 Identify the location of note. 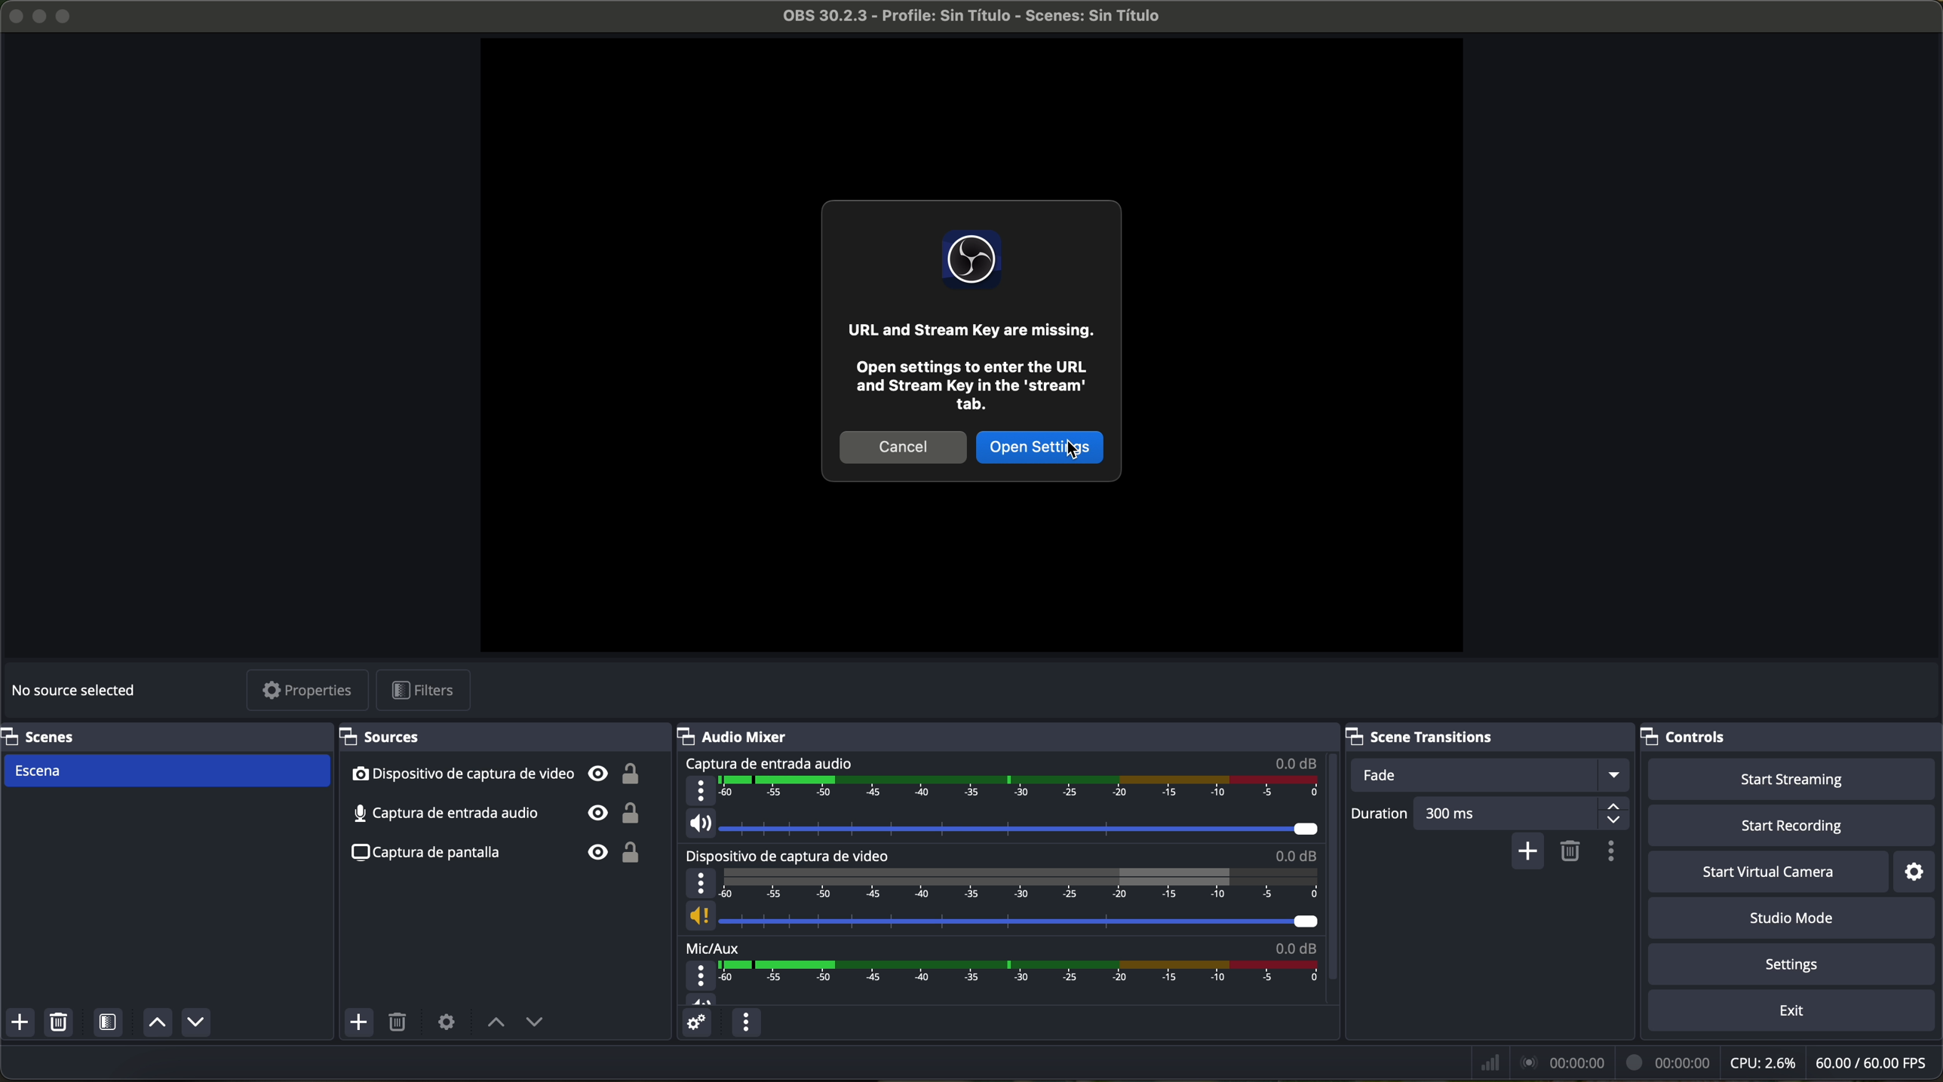
(974, 369).